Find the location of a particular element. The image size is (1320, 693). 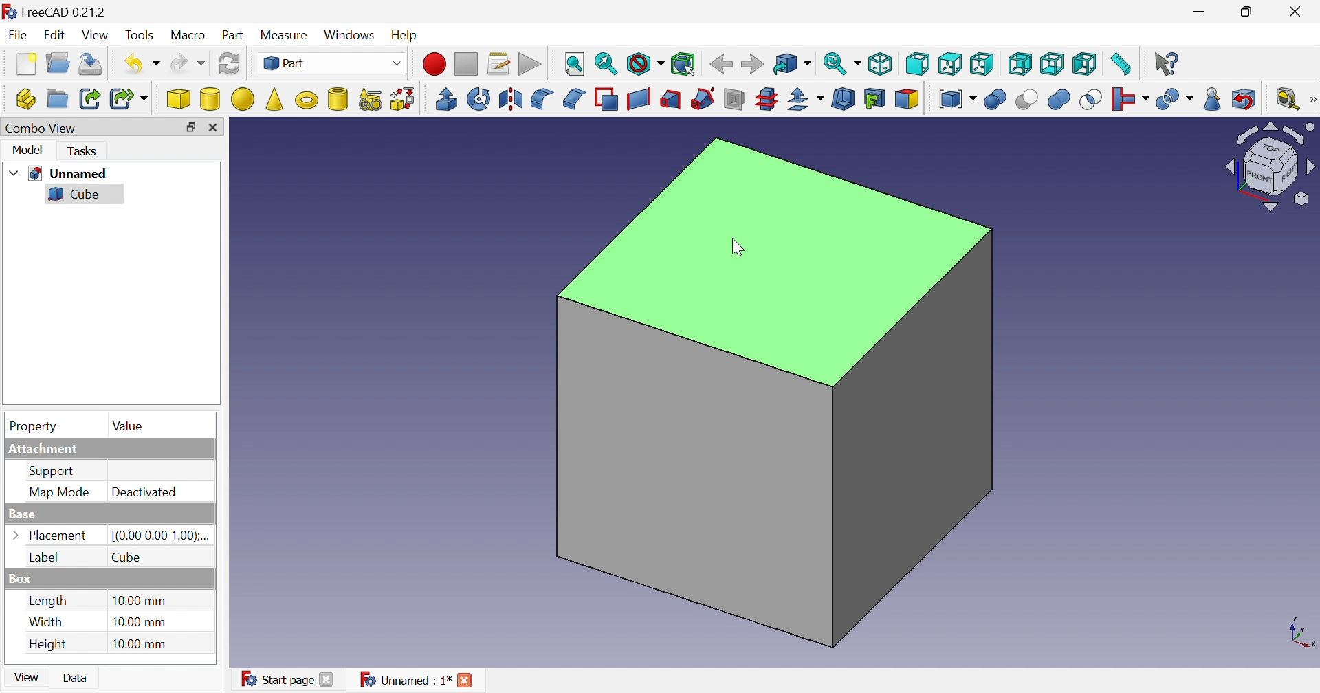

Start page is located at coordinates (277, 680).